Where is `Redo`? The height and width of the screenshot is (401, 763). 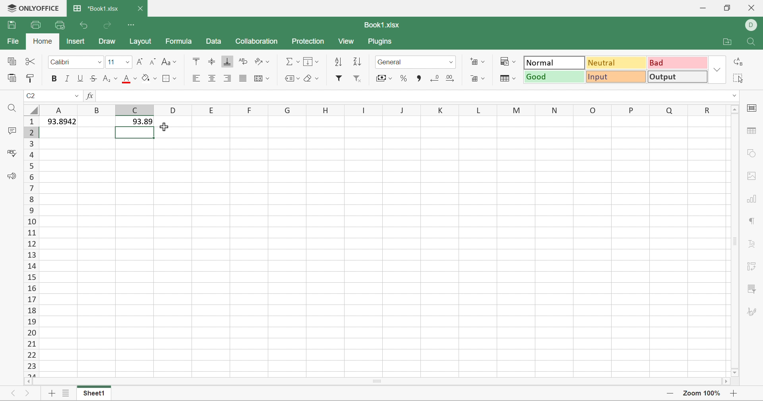
Redo is located at coordinates (108, 25).